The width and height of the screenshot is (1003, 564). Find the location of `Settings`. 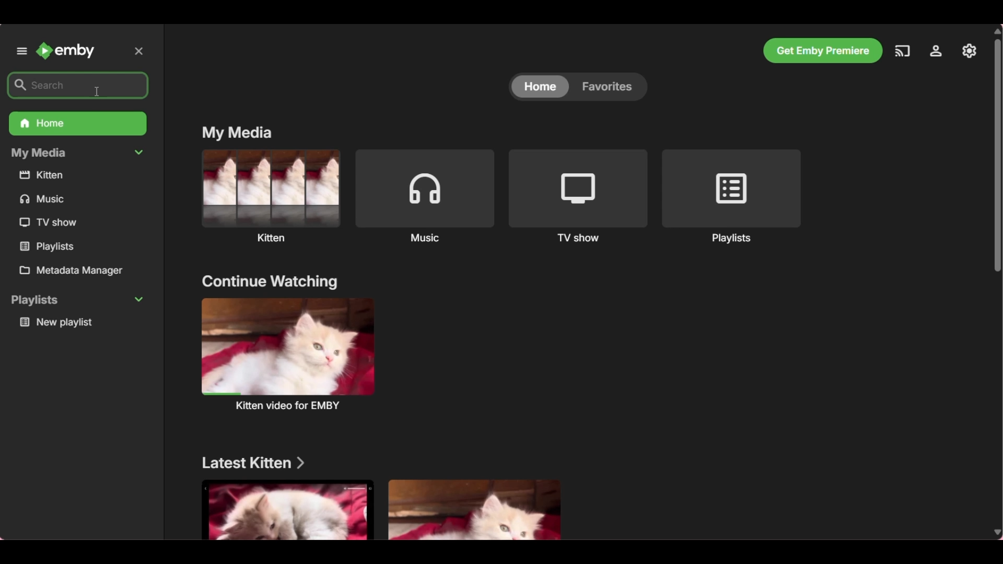

Settings is located at coordinates (970, 50).